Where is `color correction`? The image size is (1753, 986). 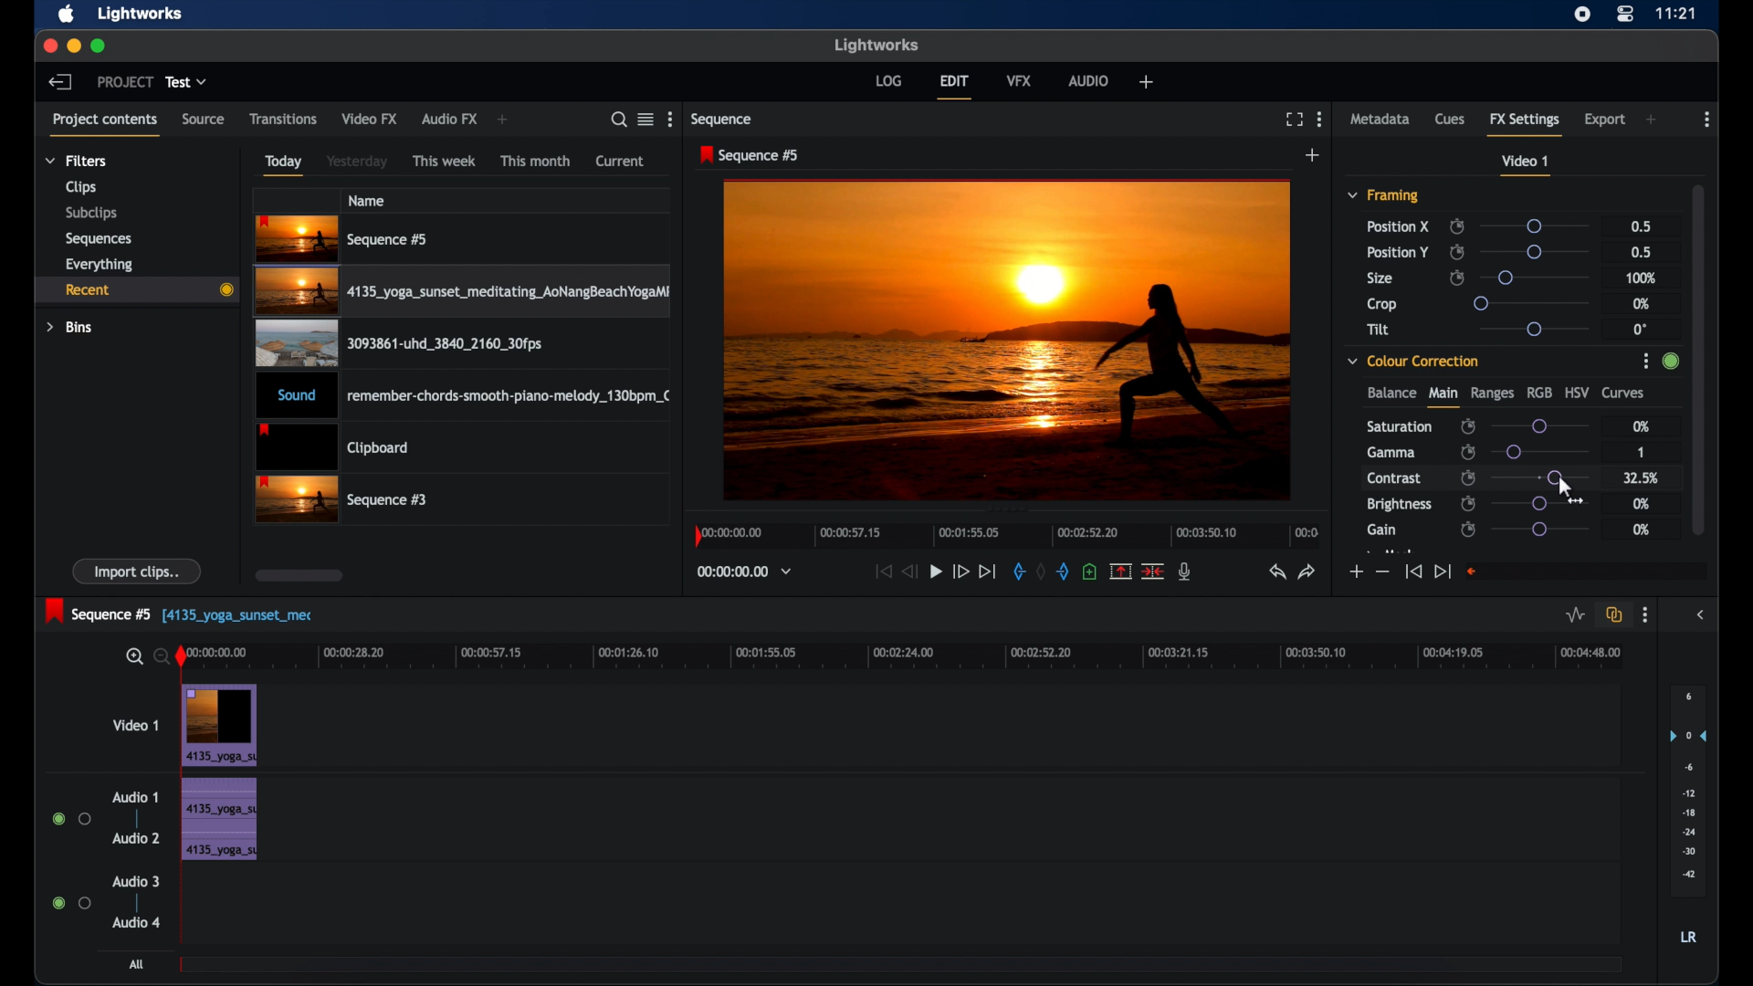 color correction is located at coordinates (1413, 361).